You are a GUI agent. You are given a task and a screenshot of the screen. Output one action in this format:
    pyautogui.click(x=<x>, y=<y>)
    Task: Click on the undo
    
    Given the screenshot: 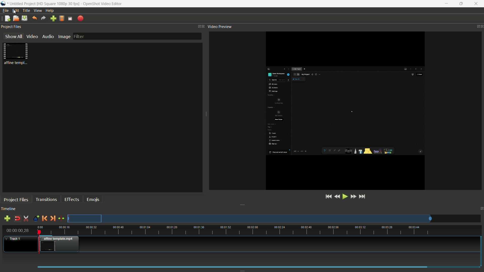 What is the action you would take?
    pyautogui.click(x=34, y=18)
    